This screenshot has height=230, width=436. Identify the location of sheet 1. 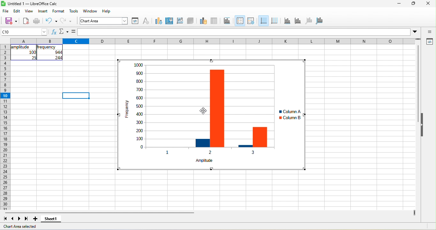
(51, 219).